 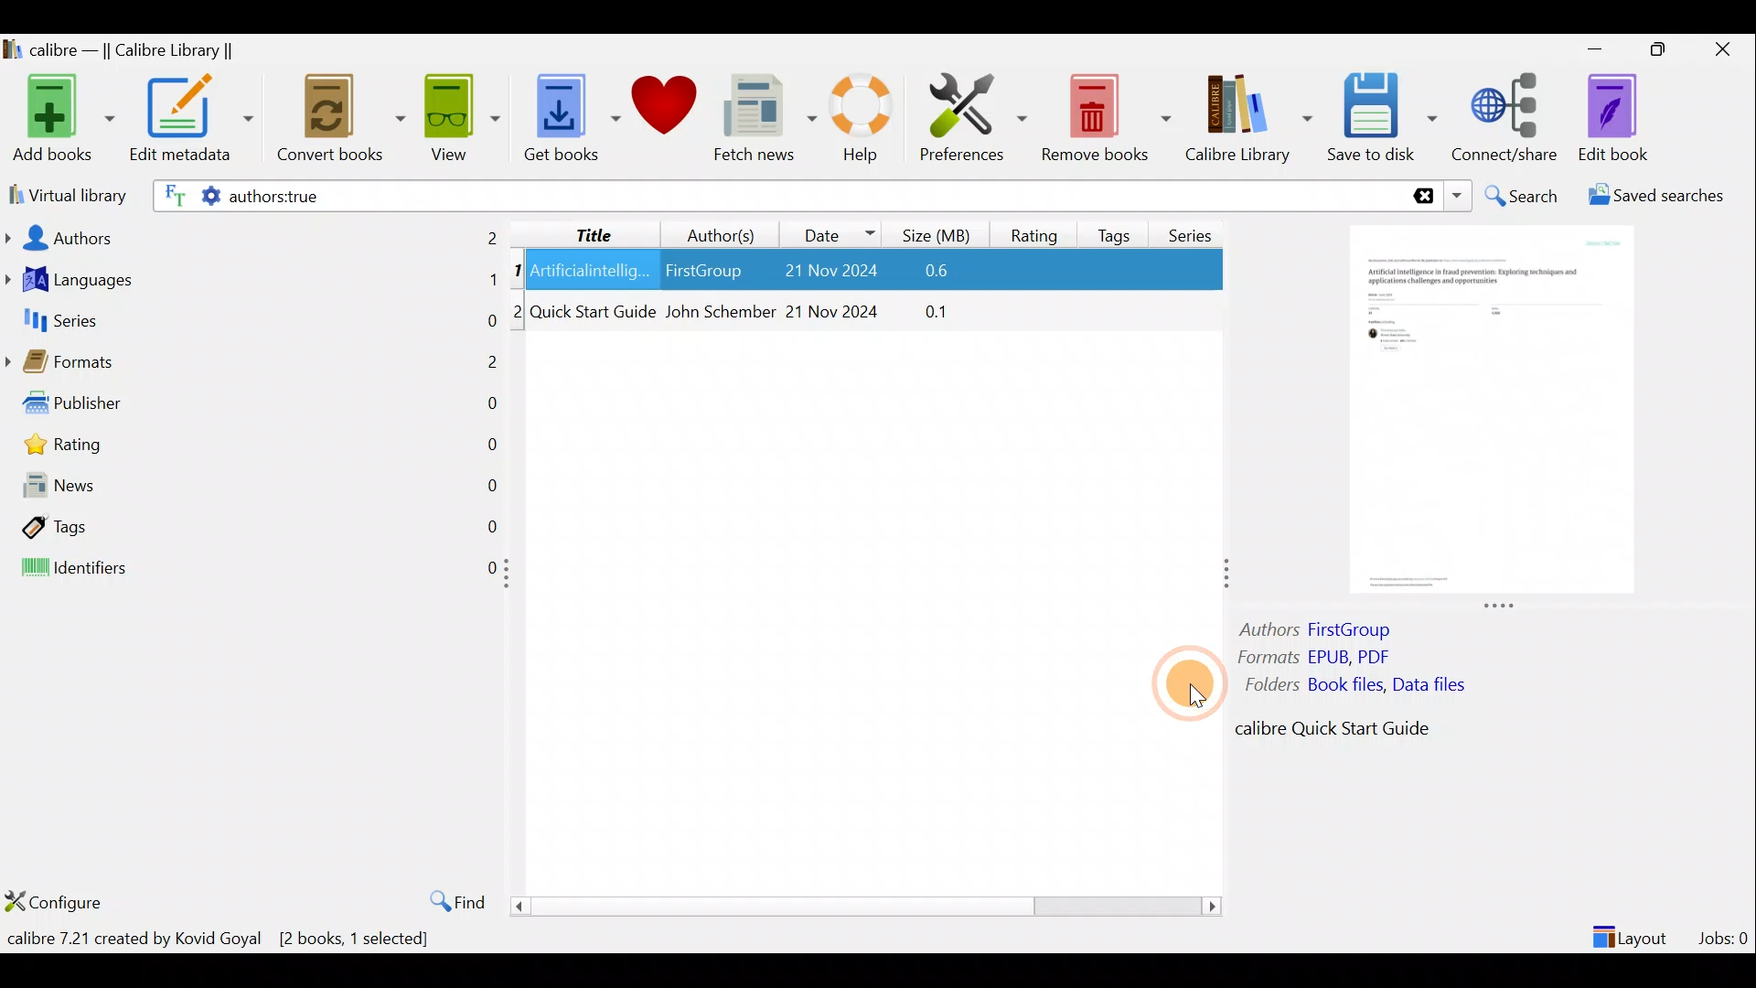 I want to click on Authors, so click(x=253, y=236).